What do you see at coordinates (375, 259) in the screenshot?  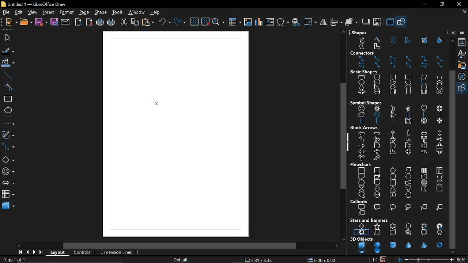 I see `scaling factor (1:1)` at bounding box center [375, 259].